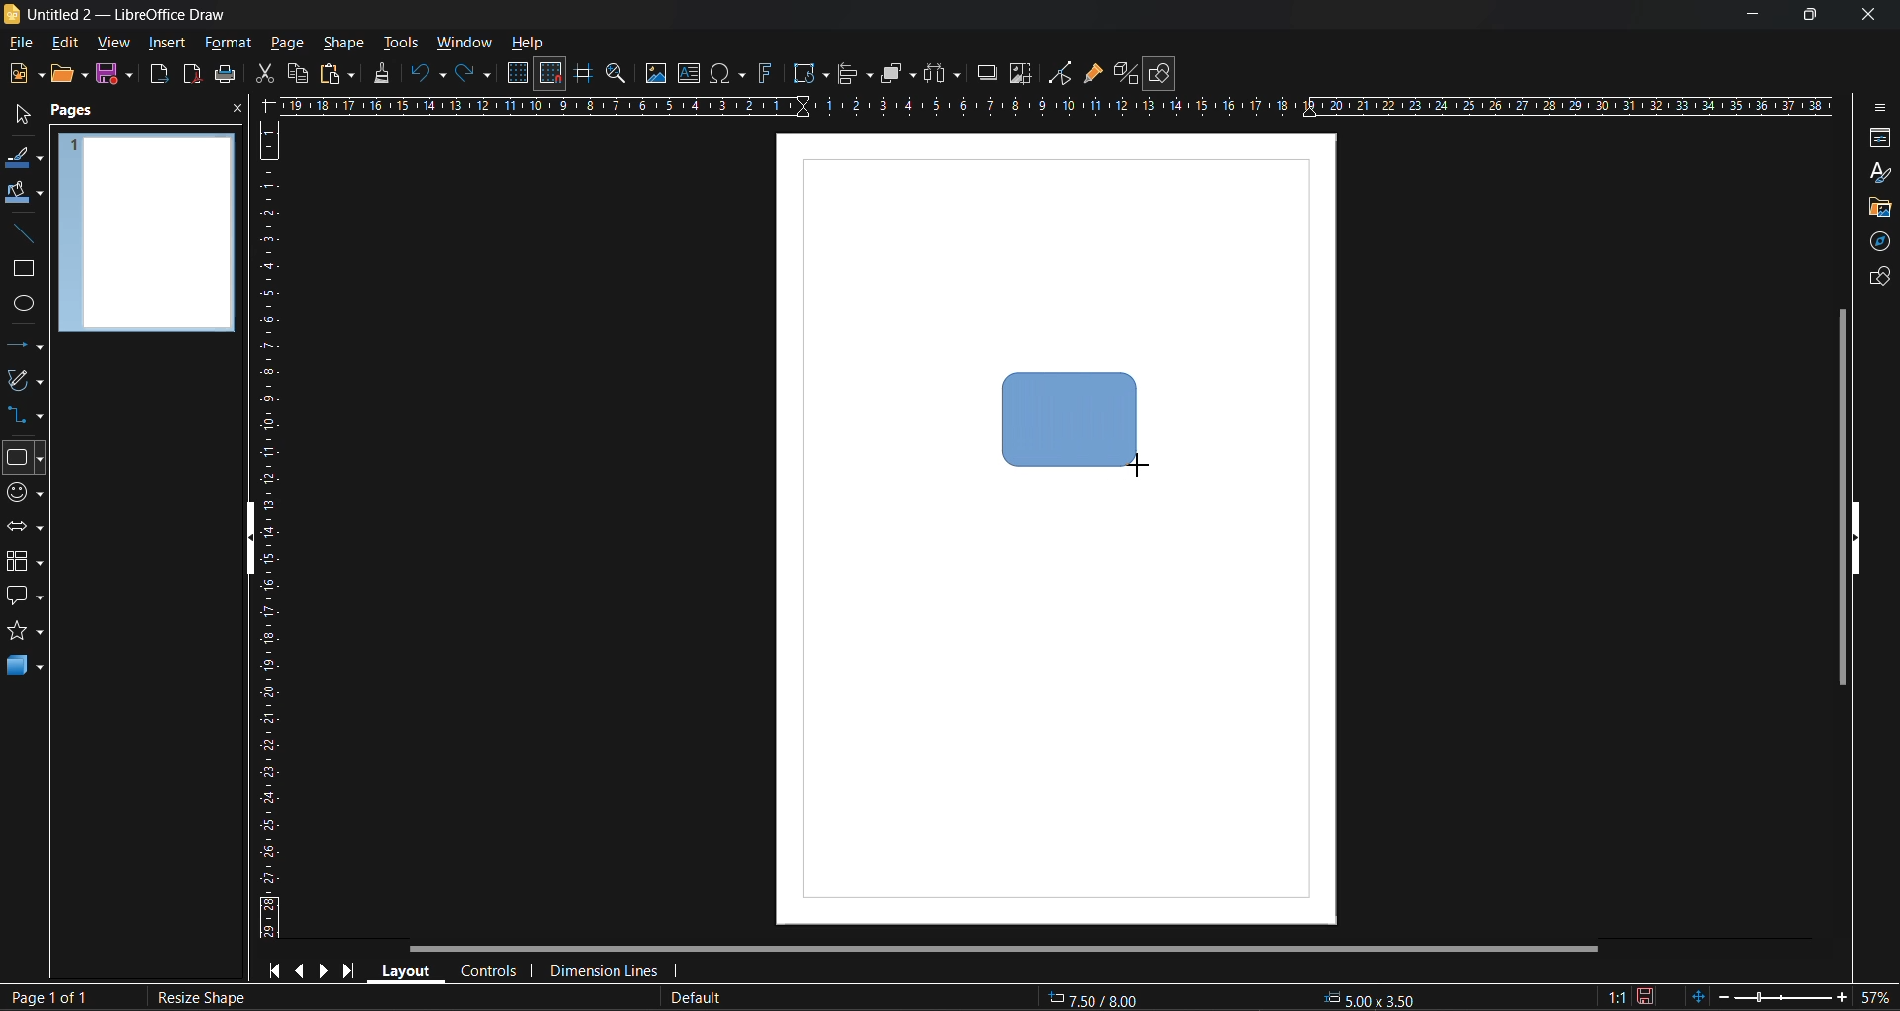  What do you see at coordinates (581, 74) in the screenshot?
I see `helplines` at bounding box center [581, 74].